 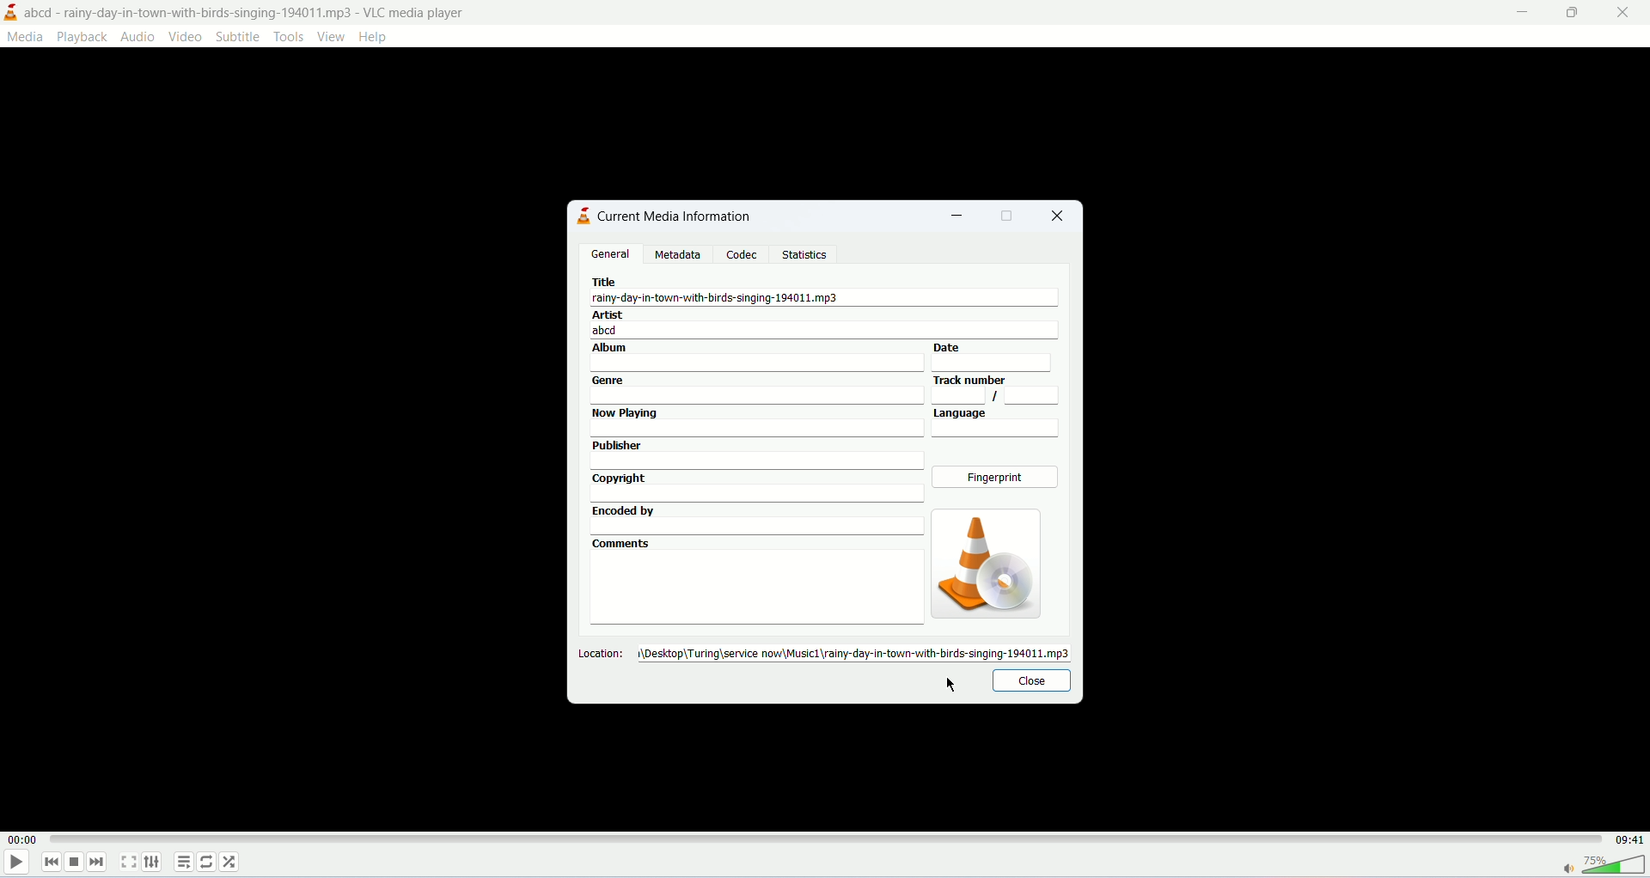 What do you see at coordinates (831, 292) in the screenshot?
I see `title` at bounding box center [831, 292].